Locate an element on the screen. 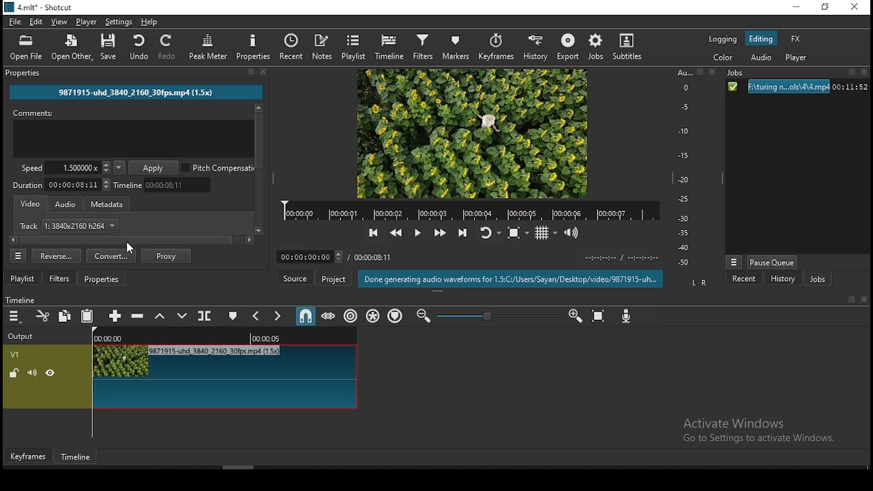 The width and height of the screenshot is (873, 491). Done generating audio waveforms for 1.5:C:/Users/Sayan/Desktop/video/9871915-uh... is located at coordinates (512, 279).